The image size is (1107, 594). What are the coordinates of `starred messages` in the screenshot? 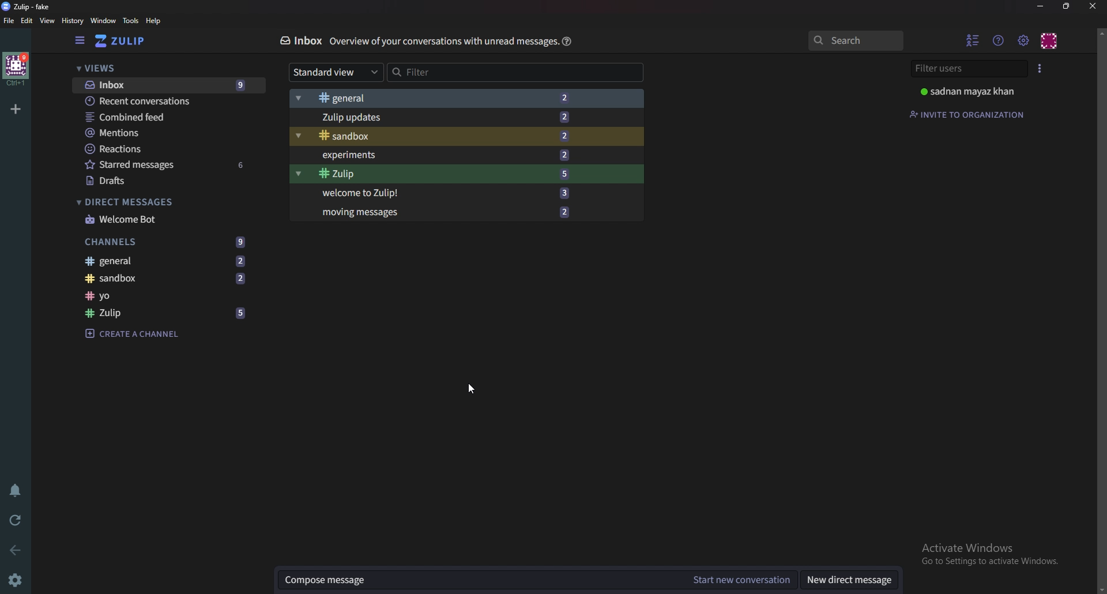 It's located at (162, 166).